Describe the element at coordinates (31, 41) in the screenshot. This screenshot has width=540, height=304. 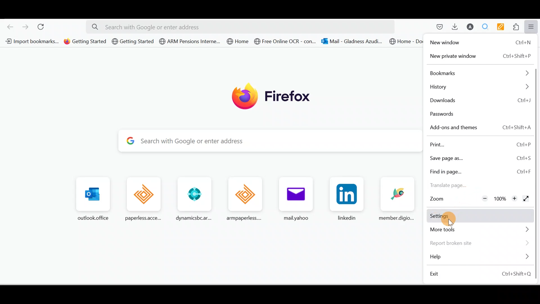
I see `Bookmark 1` at that location.